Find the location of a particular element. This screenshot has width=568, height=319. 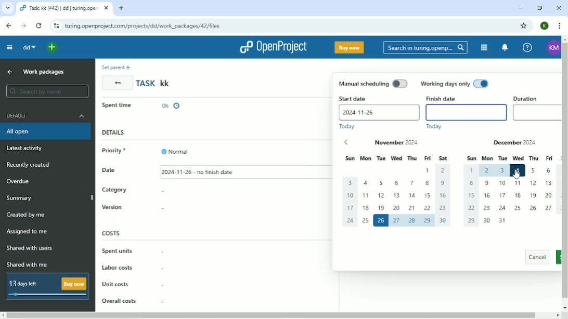

Date is located at coordinates (116, 172).